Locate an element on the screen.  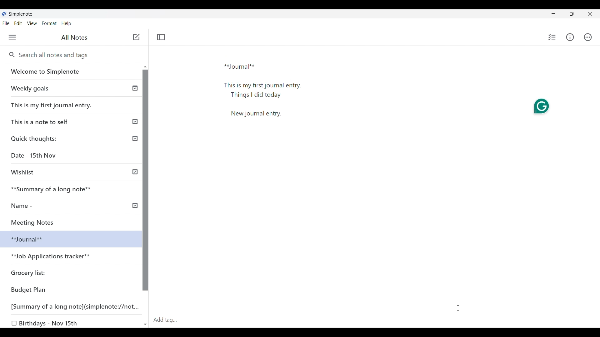
Insert checklist is located at coordinates (552, 37).